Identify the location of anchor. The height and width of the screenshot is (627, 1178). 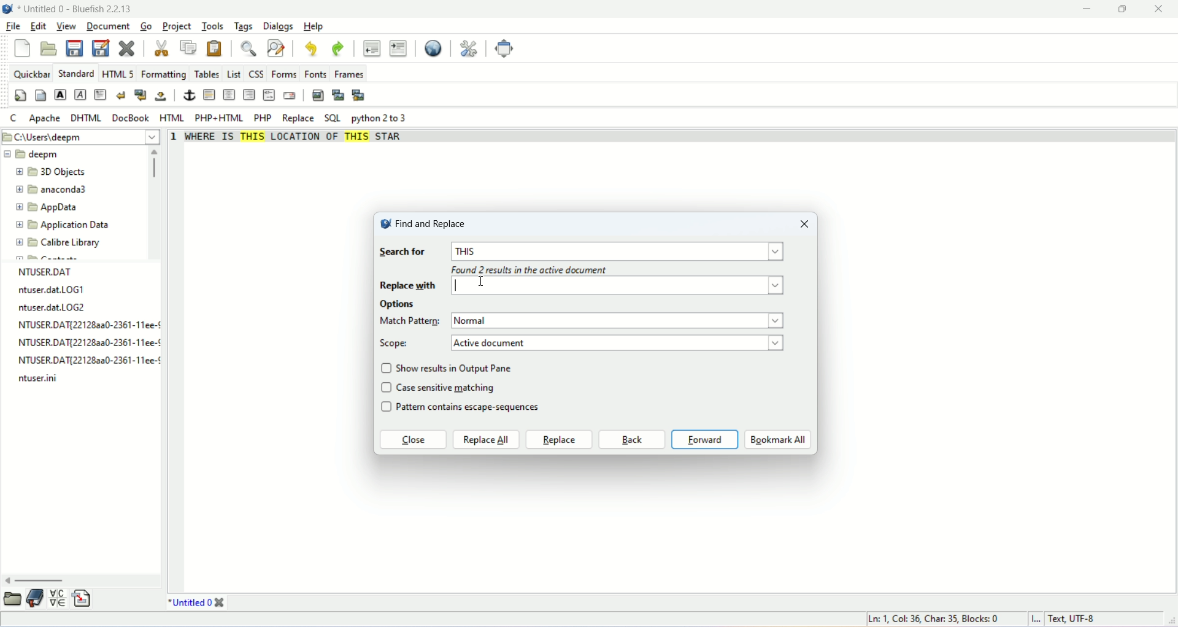
(188, 95).